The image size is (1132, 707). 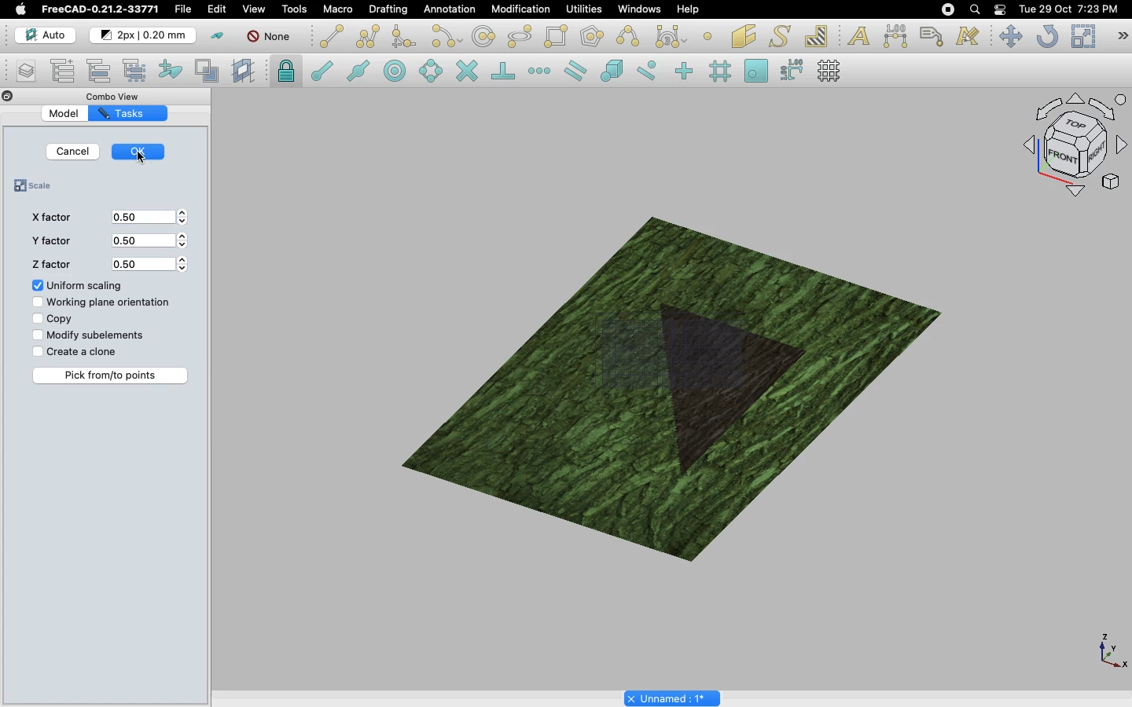 What do you see at coordinates (245, 72) in the screenshot?
I see `Create working plane proxy` at bounding box center [245, 72].